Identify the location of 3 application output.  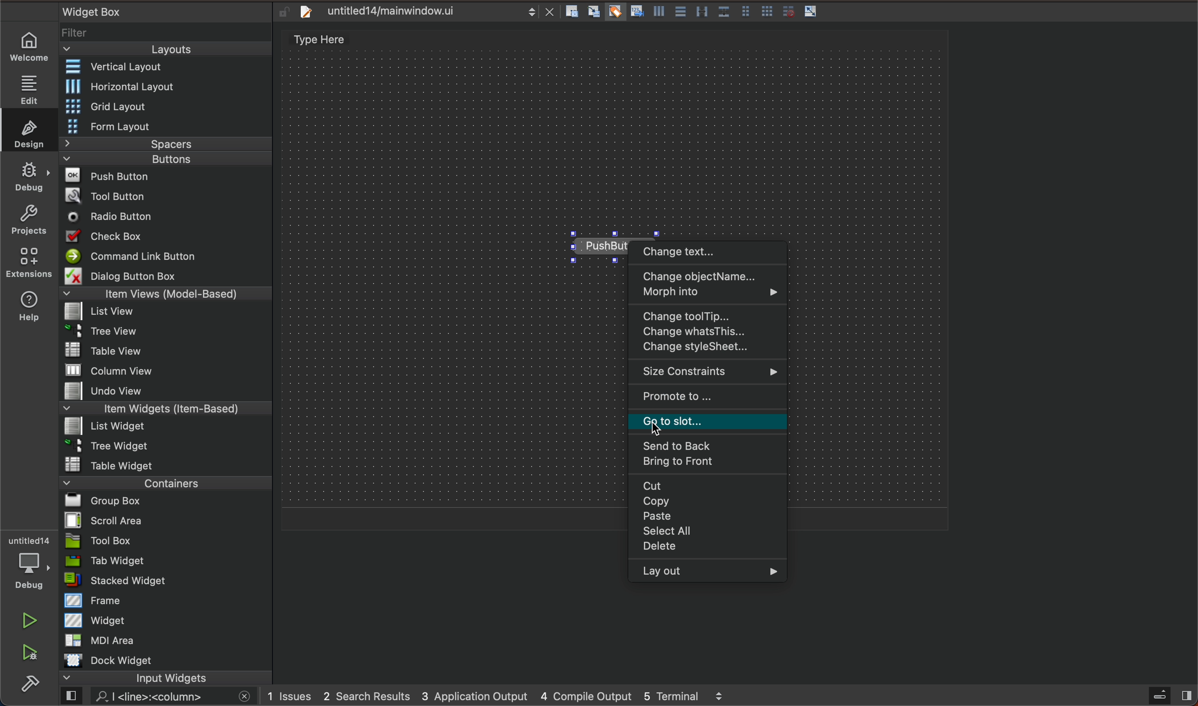
(478, 696).